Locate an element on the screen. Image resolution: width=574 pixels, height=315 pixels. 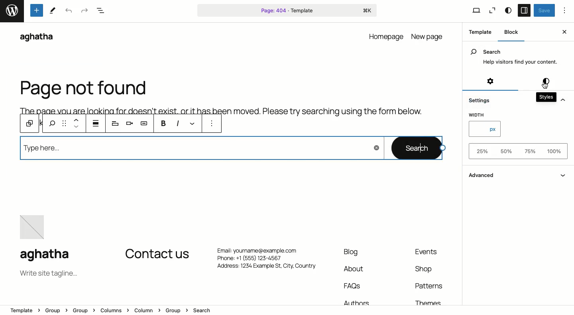
Drag is located at coordinates (64, 122).